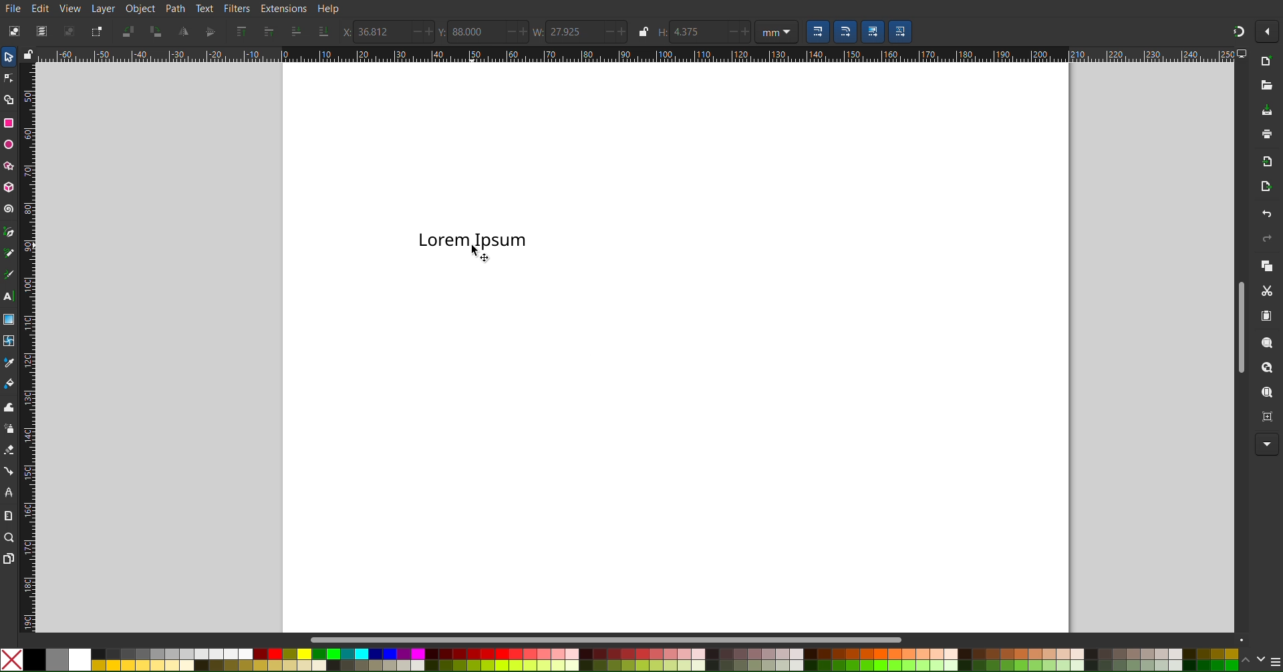  Describe the element at coordinates (184, 31) in the screenshot. I see `Mirror horizontally` at that location.